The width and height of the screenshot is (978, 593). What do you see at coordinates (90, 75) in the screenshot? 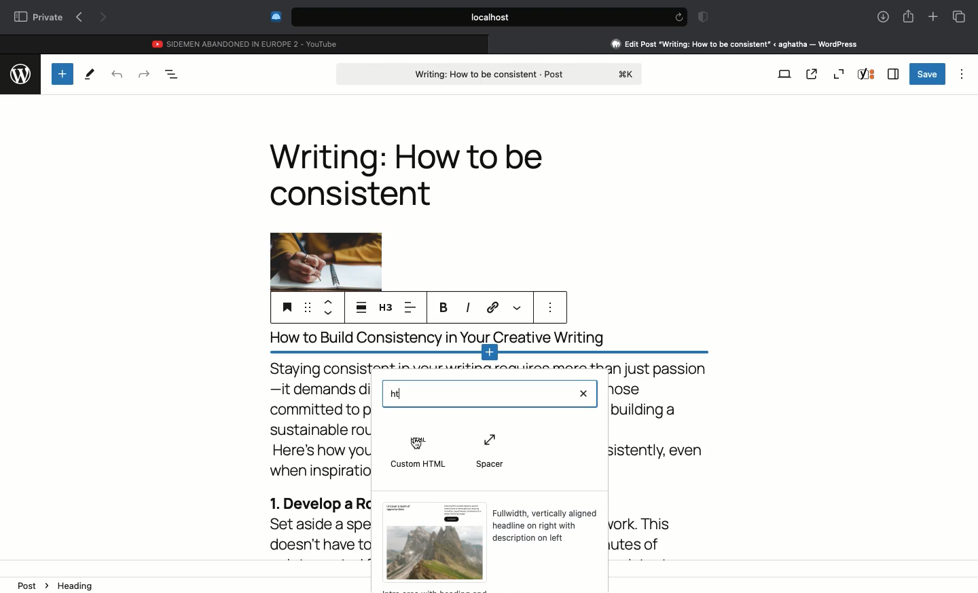
I see `Tools` at bounding box center [90, 75].